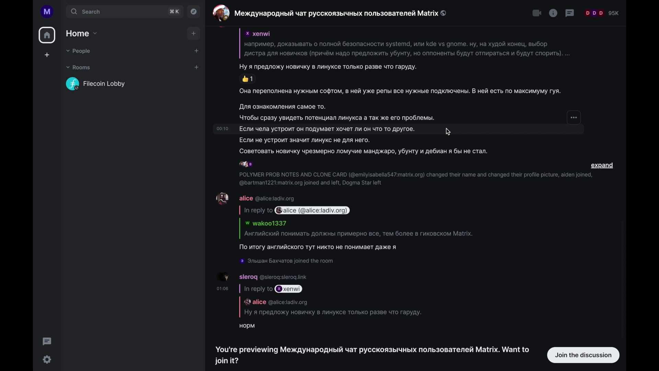 The width and height of the screenshot is (659, 371). I want to click on search shortcut, so click(174, 12).